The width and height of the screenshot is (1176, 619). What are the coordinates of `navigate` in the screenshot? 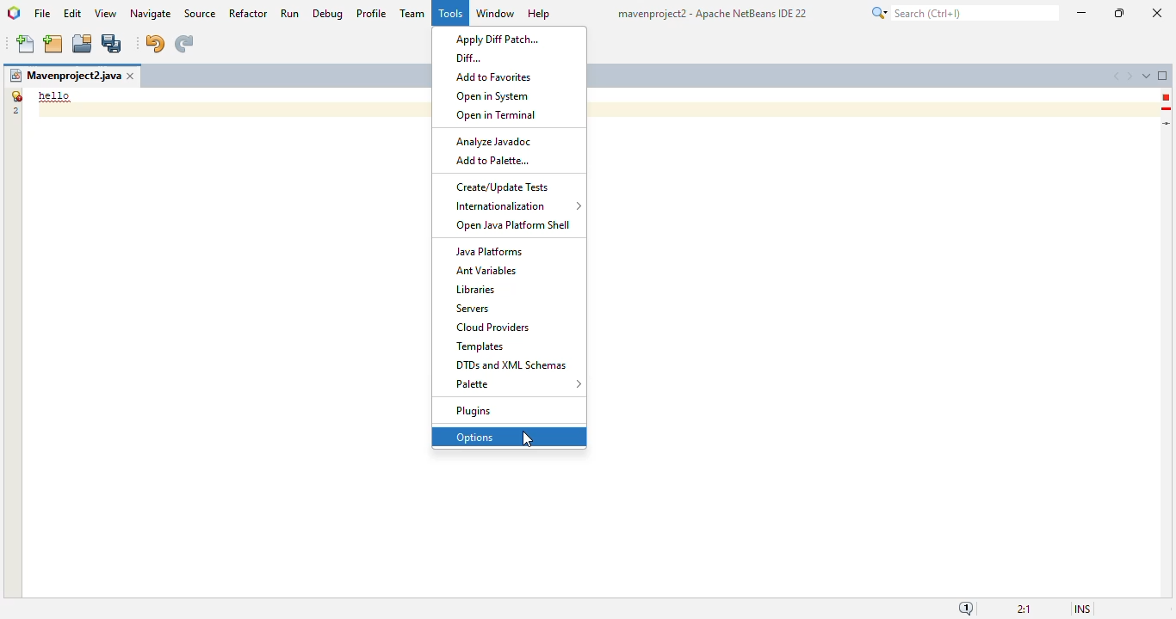 It's located at (152, 14).